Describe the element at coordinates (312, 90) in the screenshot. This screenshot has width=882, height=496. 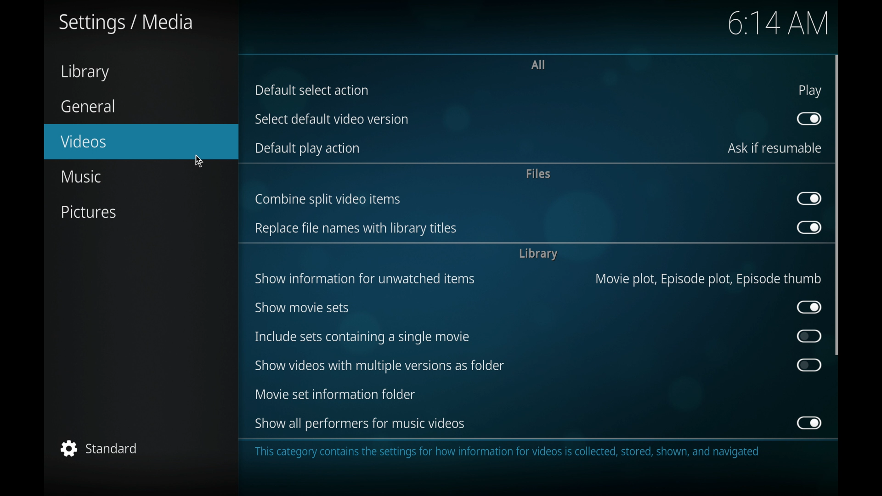
I see `default select action` at that location.